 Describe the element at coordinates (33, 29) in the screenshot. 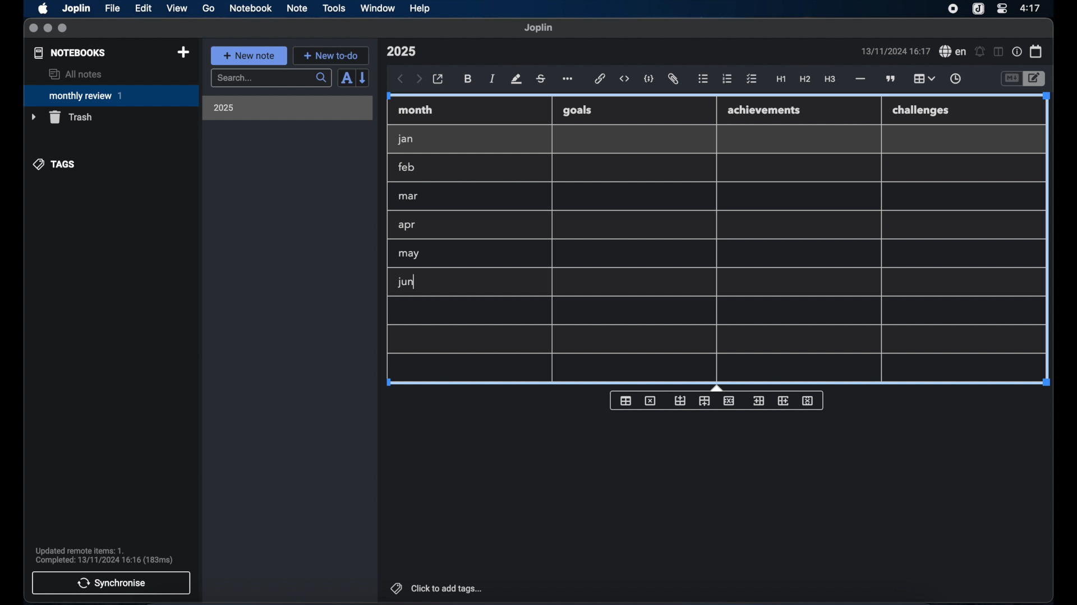

I see `close` at that location.